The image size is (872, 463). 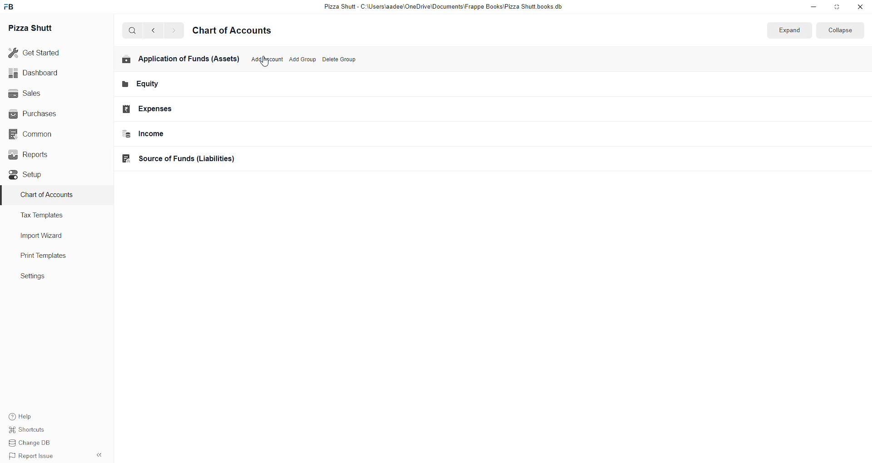 What do you see at coordinates (265, 60) in the screenshot?
I see `Add Account ` at bounding box center [265, 60].